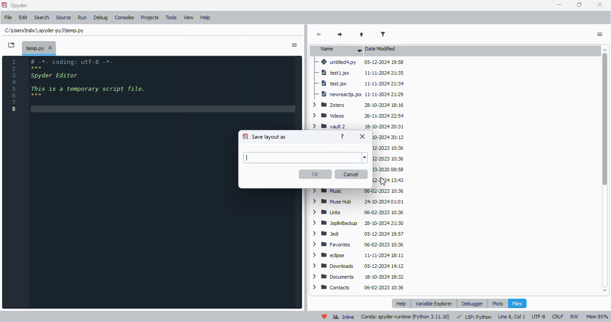  Describe the element at coordinates (361, 93) in the screenshot. I see `newreactjs.jsx` at that location.